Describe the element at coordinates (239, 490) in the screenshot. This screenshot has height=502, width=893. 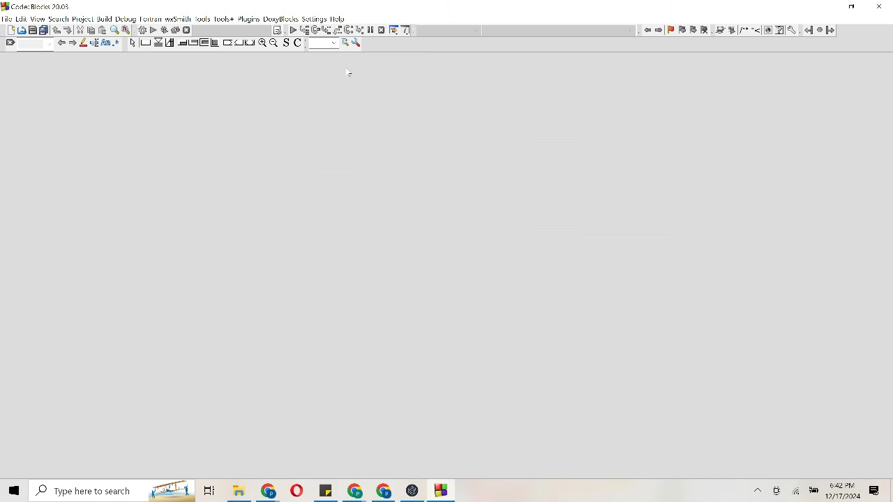
I see `File` at that location.